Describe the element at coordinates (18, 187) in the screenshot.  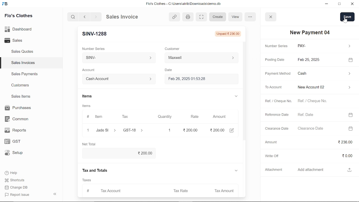
I see `Change DB` at that location.